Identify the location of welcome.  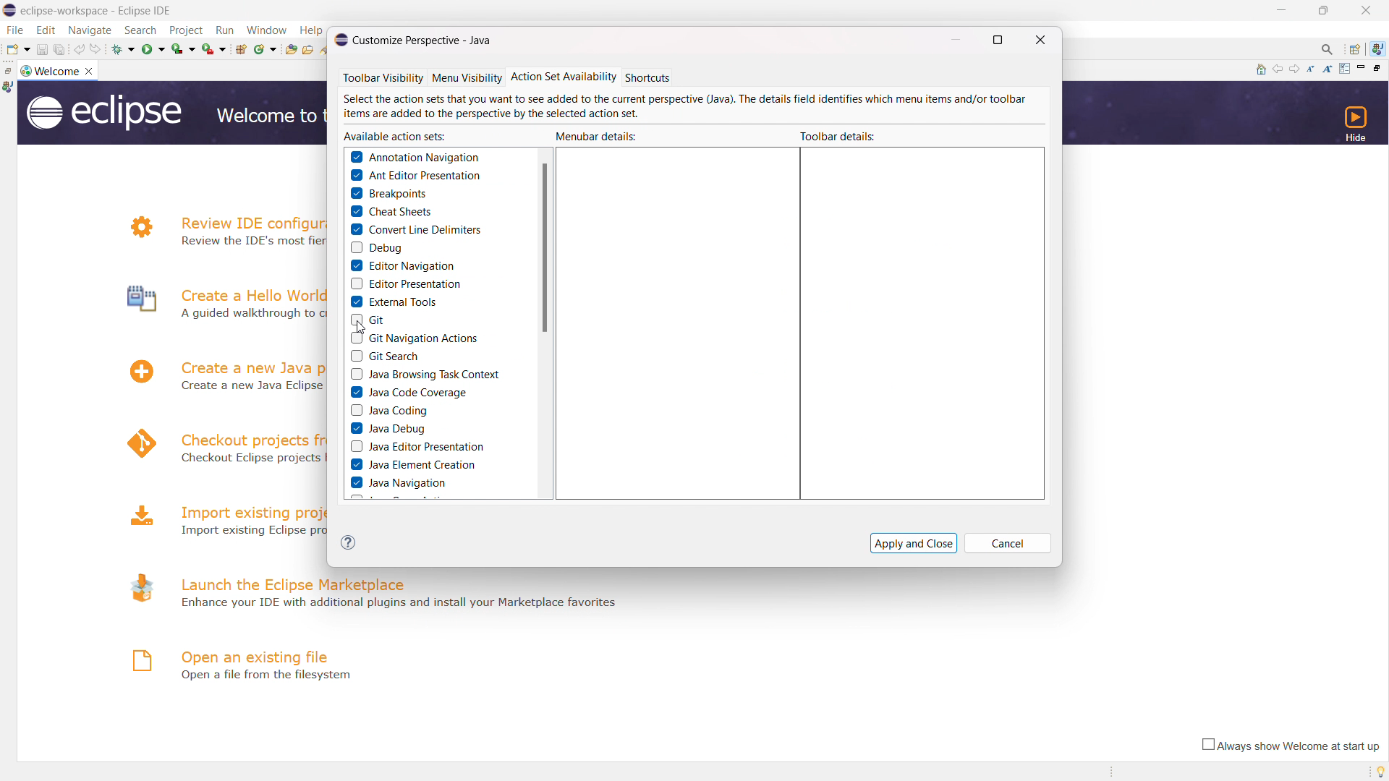
(57, 71).